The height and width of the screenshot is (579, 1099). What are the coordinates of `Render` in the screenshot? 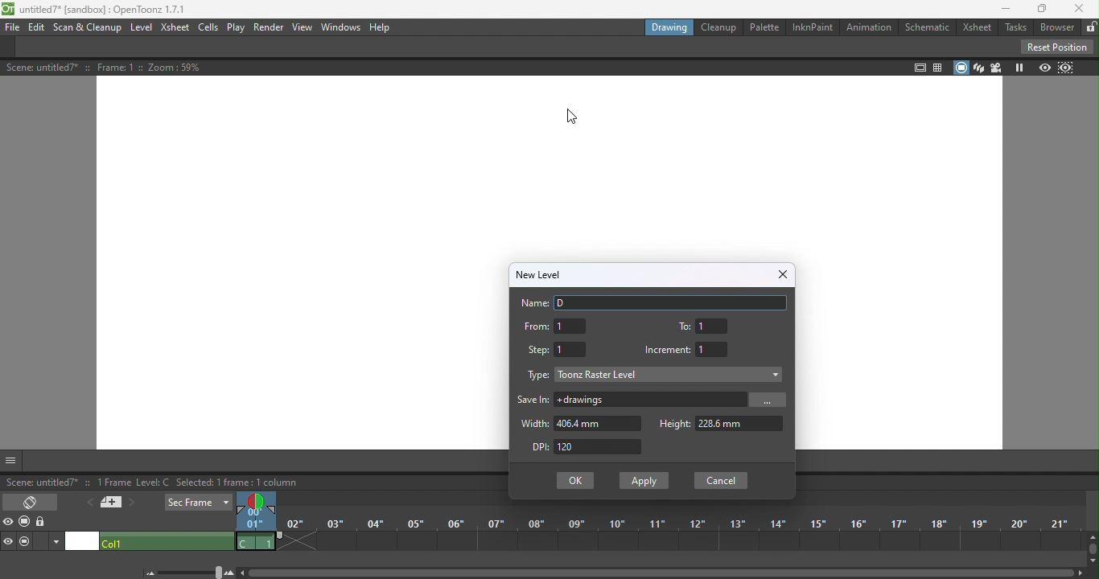 It's located at (268, 27).